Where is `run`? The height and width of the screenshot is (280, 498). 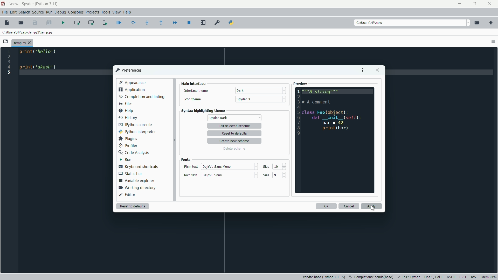
run is located at coordinates (125, 160).